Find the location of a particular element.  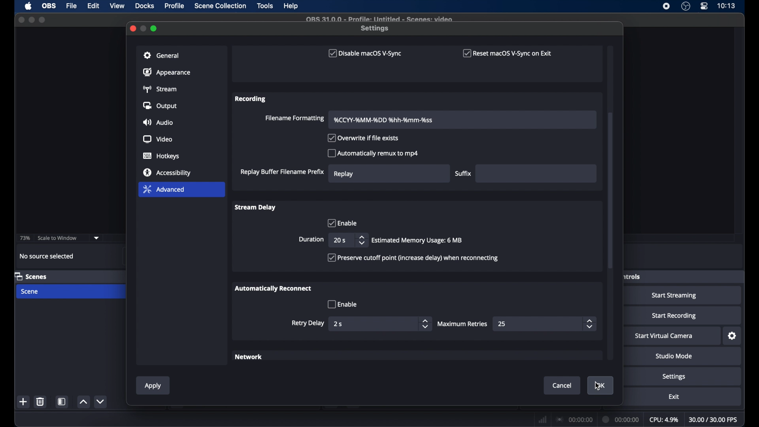

stream is located at coordinates (160, 89).